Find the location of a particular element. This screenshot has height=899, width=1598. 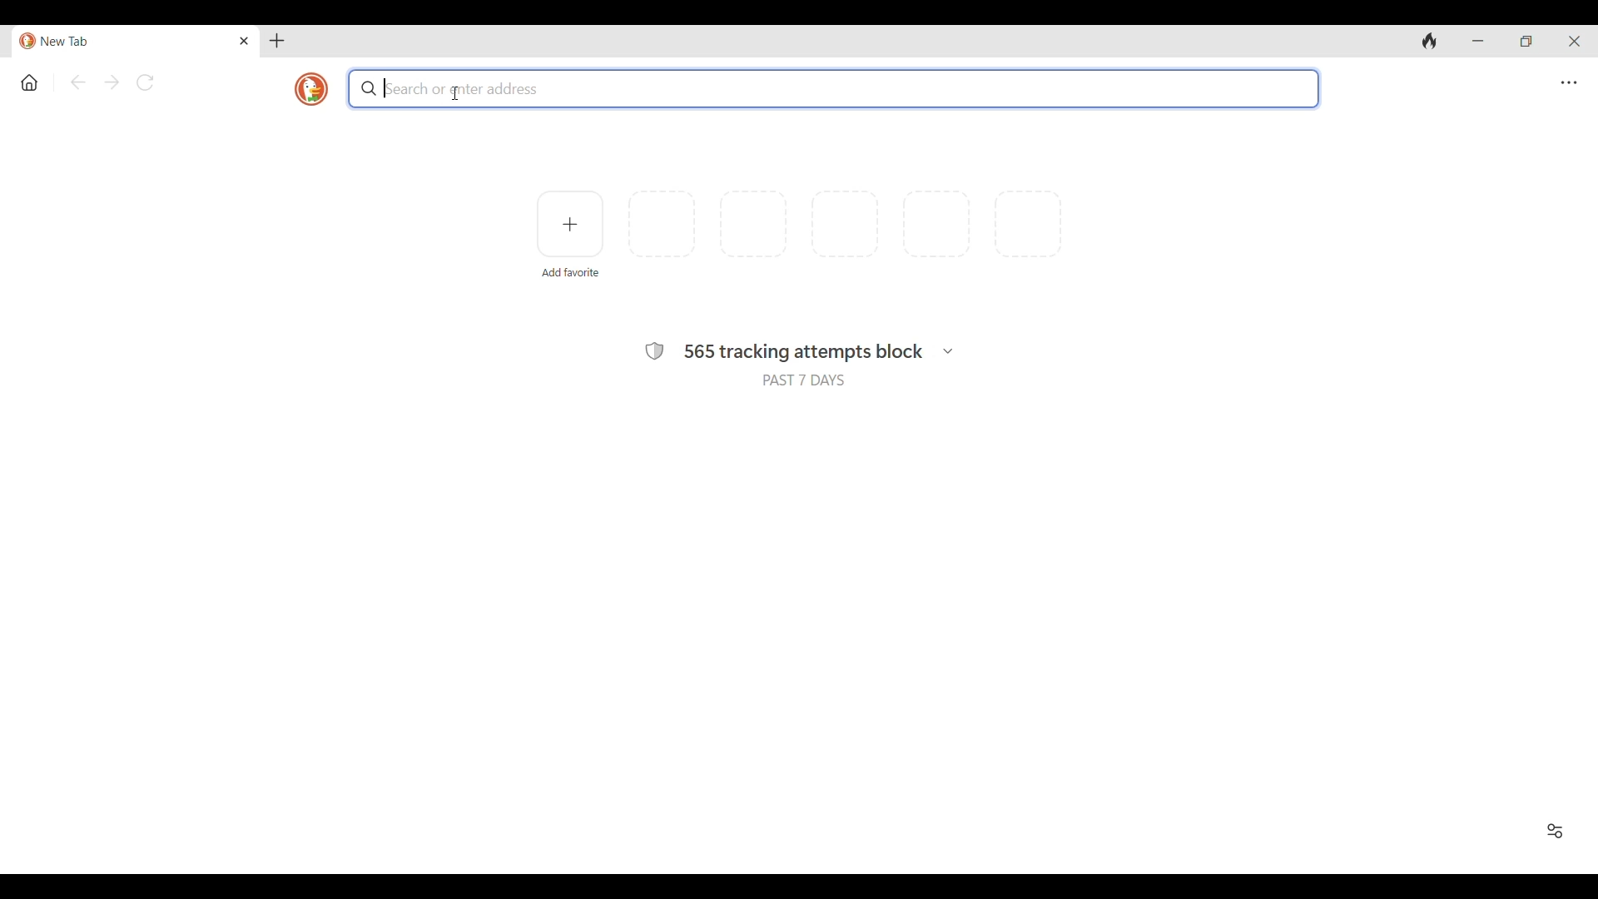

Cursor position unchanged is located at coordinates (456, 93).